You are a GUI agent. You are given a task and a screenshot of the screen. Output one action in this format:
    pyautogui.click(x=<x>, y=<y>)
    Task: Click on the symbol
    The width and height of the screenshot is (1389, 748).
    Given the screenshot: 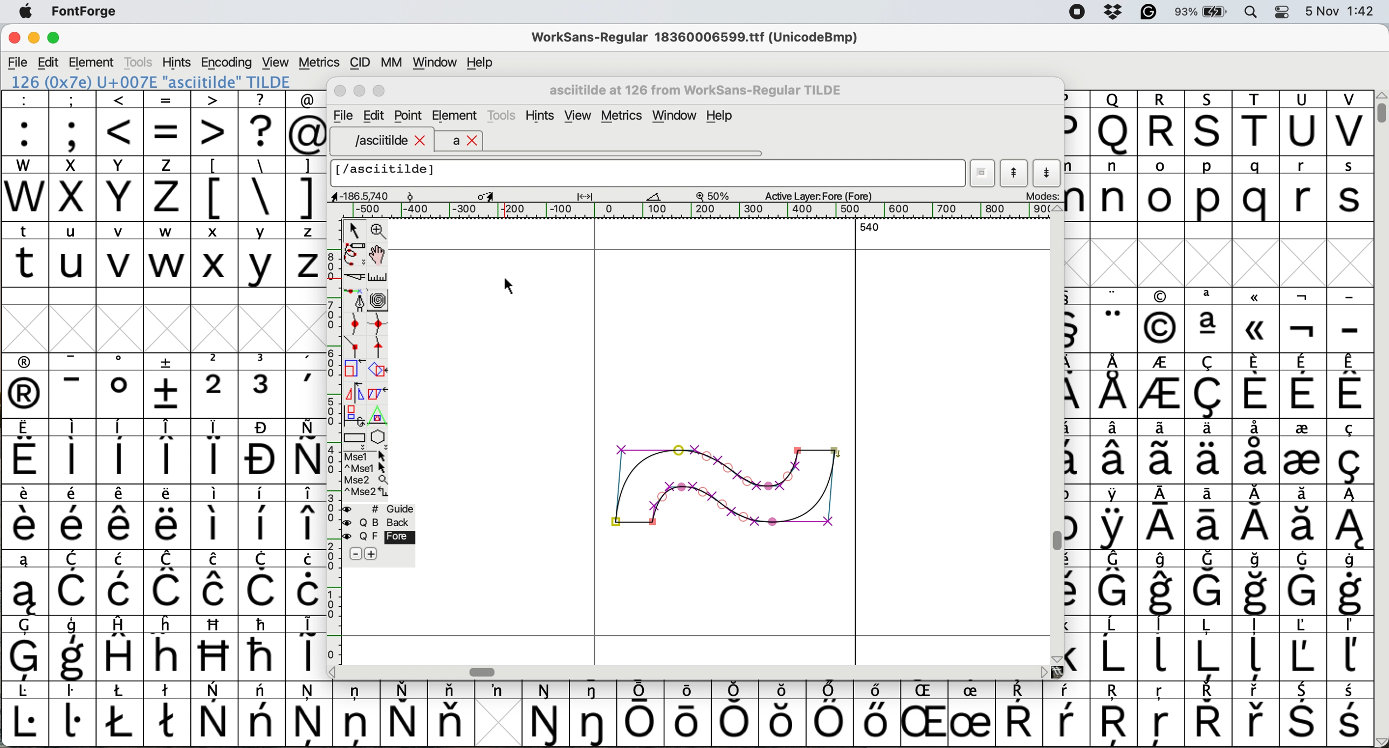 What is the action you would take?
    pyautogui.click(x=1303, y=386)
    